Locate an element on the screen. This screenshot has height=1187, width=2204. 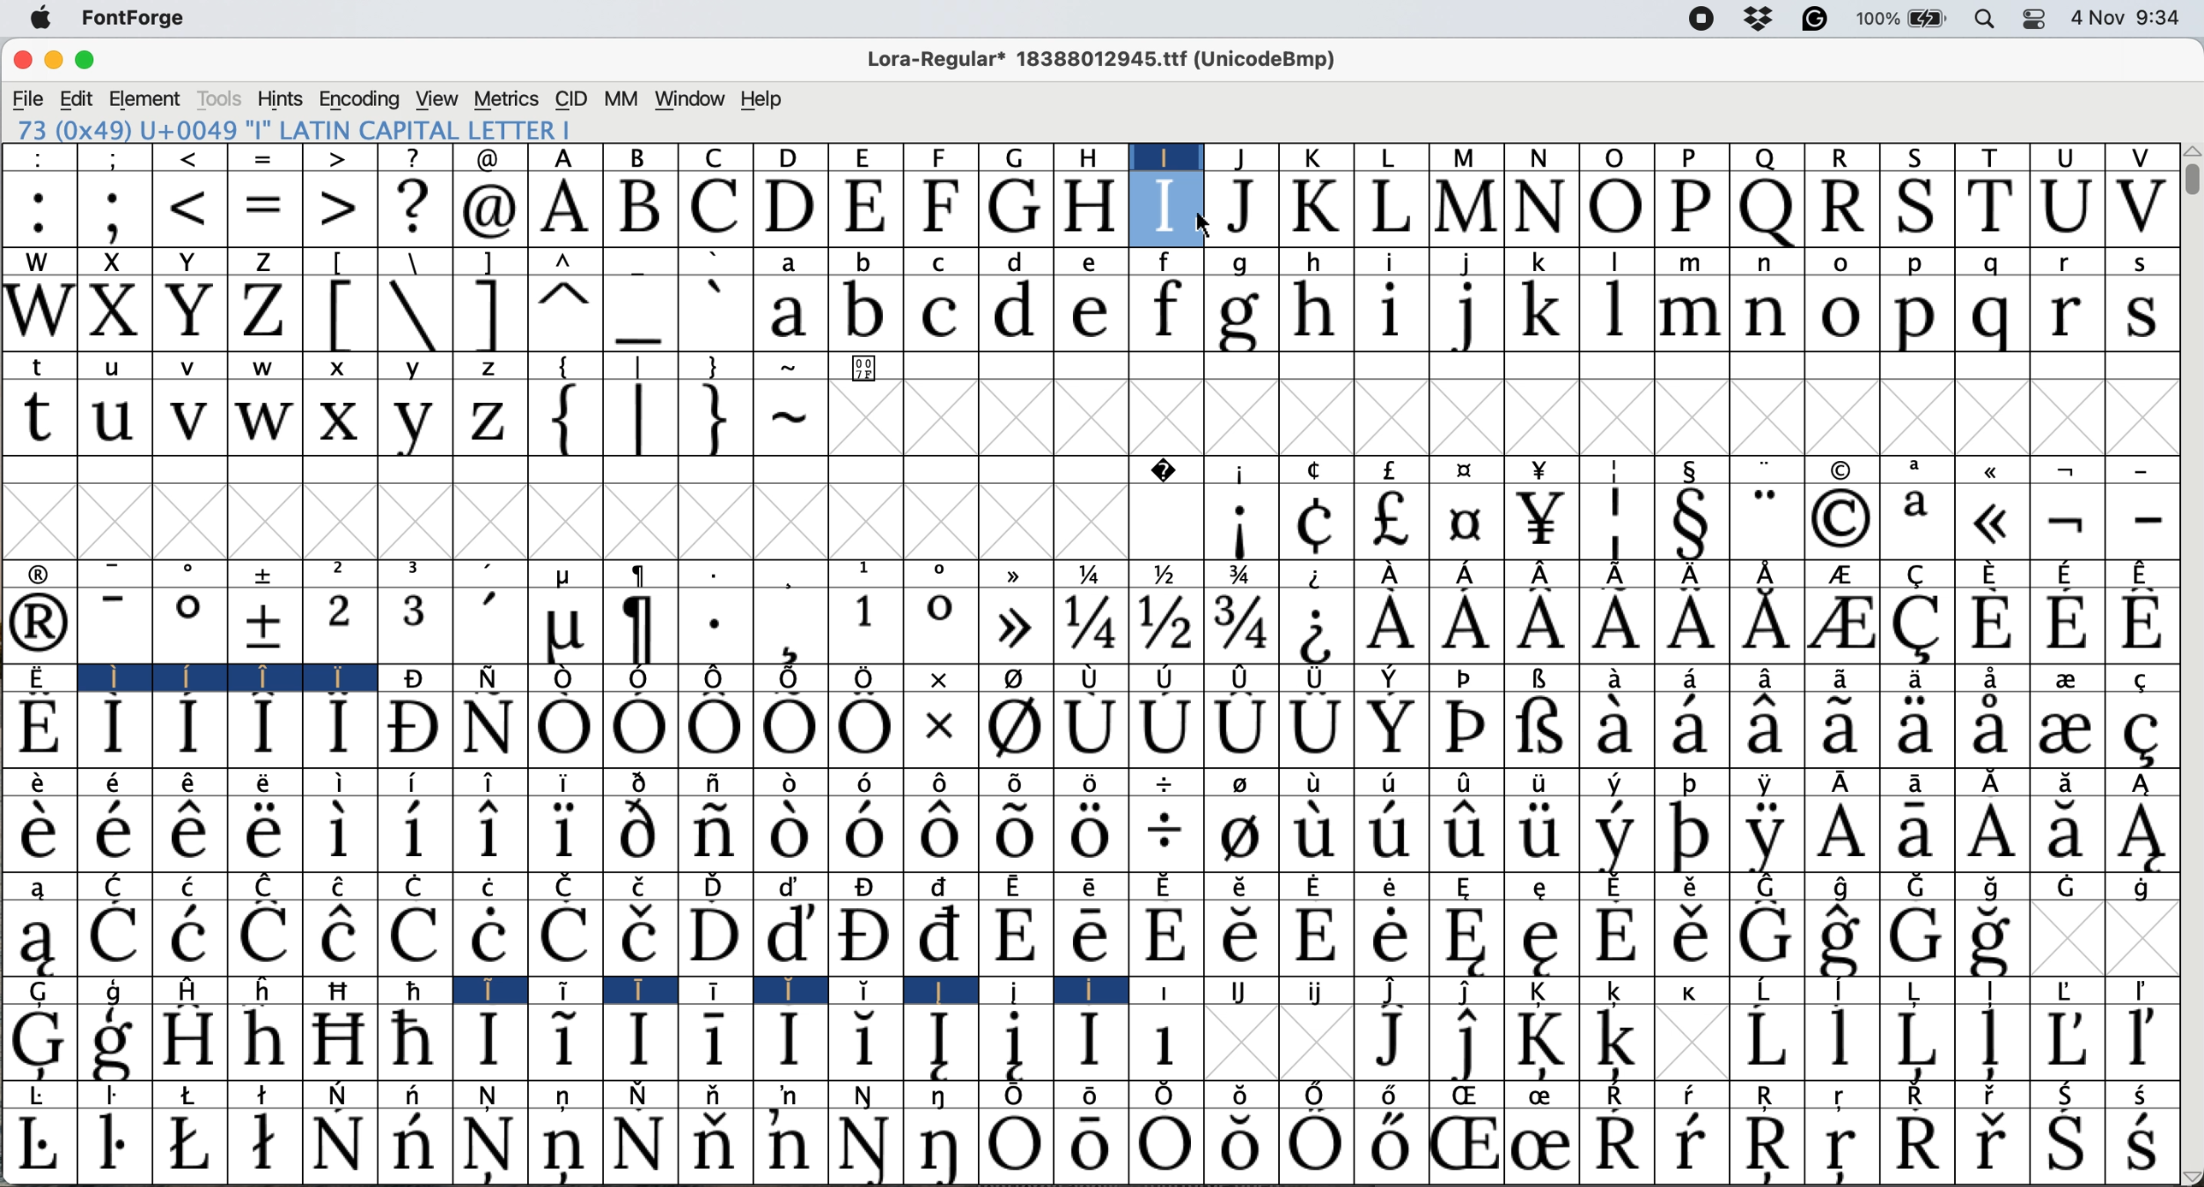
: is located at coordinates (39, 210).